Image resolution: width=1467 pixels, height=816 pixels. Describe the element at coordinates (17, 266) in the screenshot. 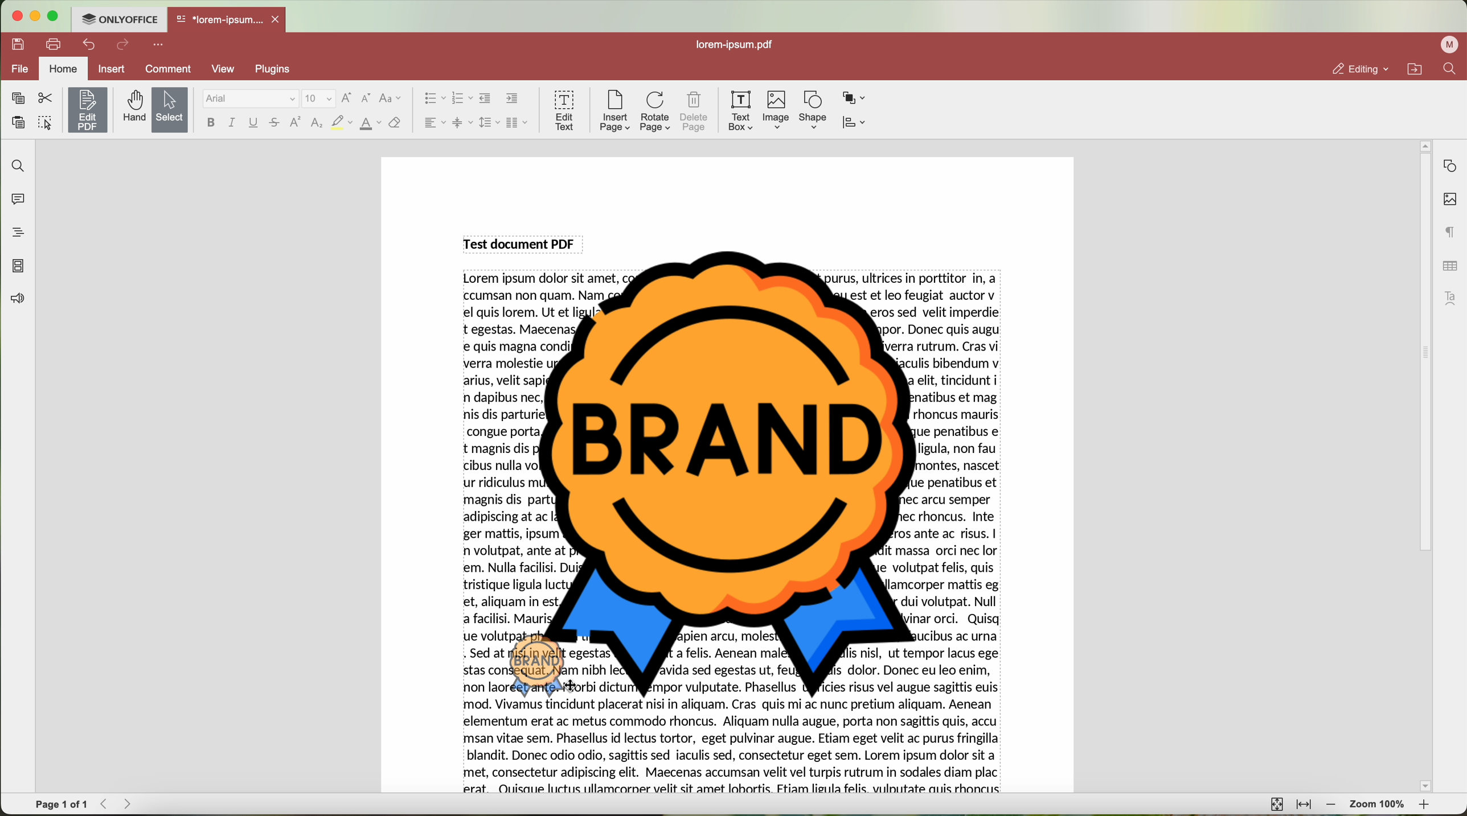

I see `page thumbnails` at that location.